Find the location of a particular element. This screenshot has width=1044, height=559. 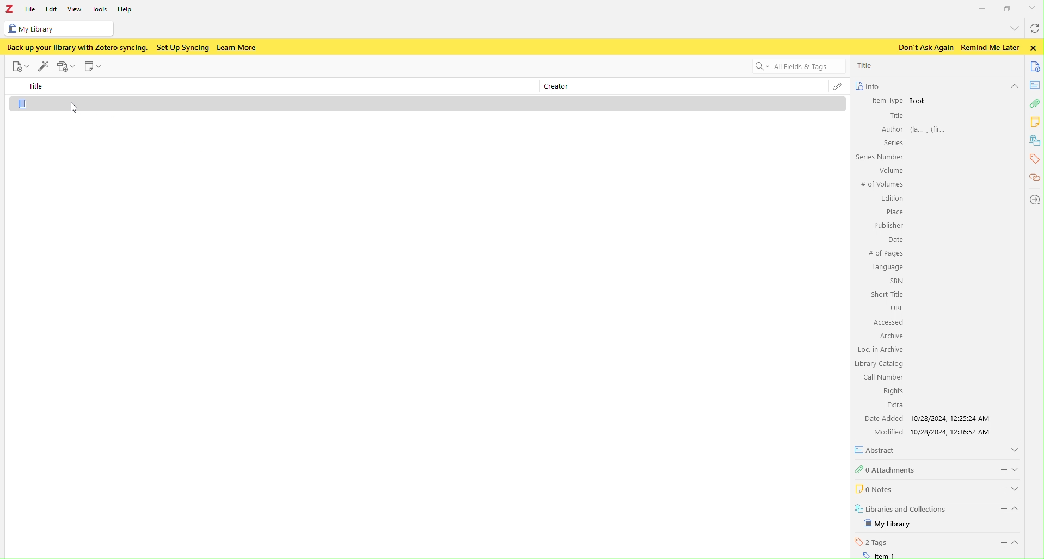

Minimize is located at coordinates (982, 8).